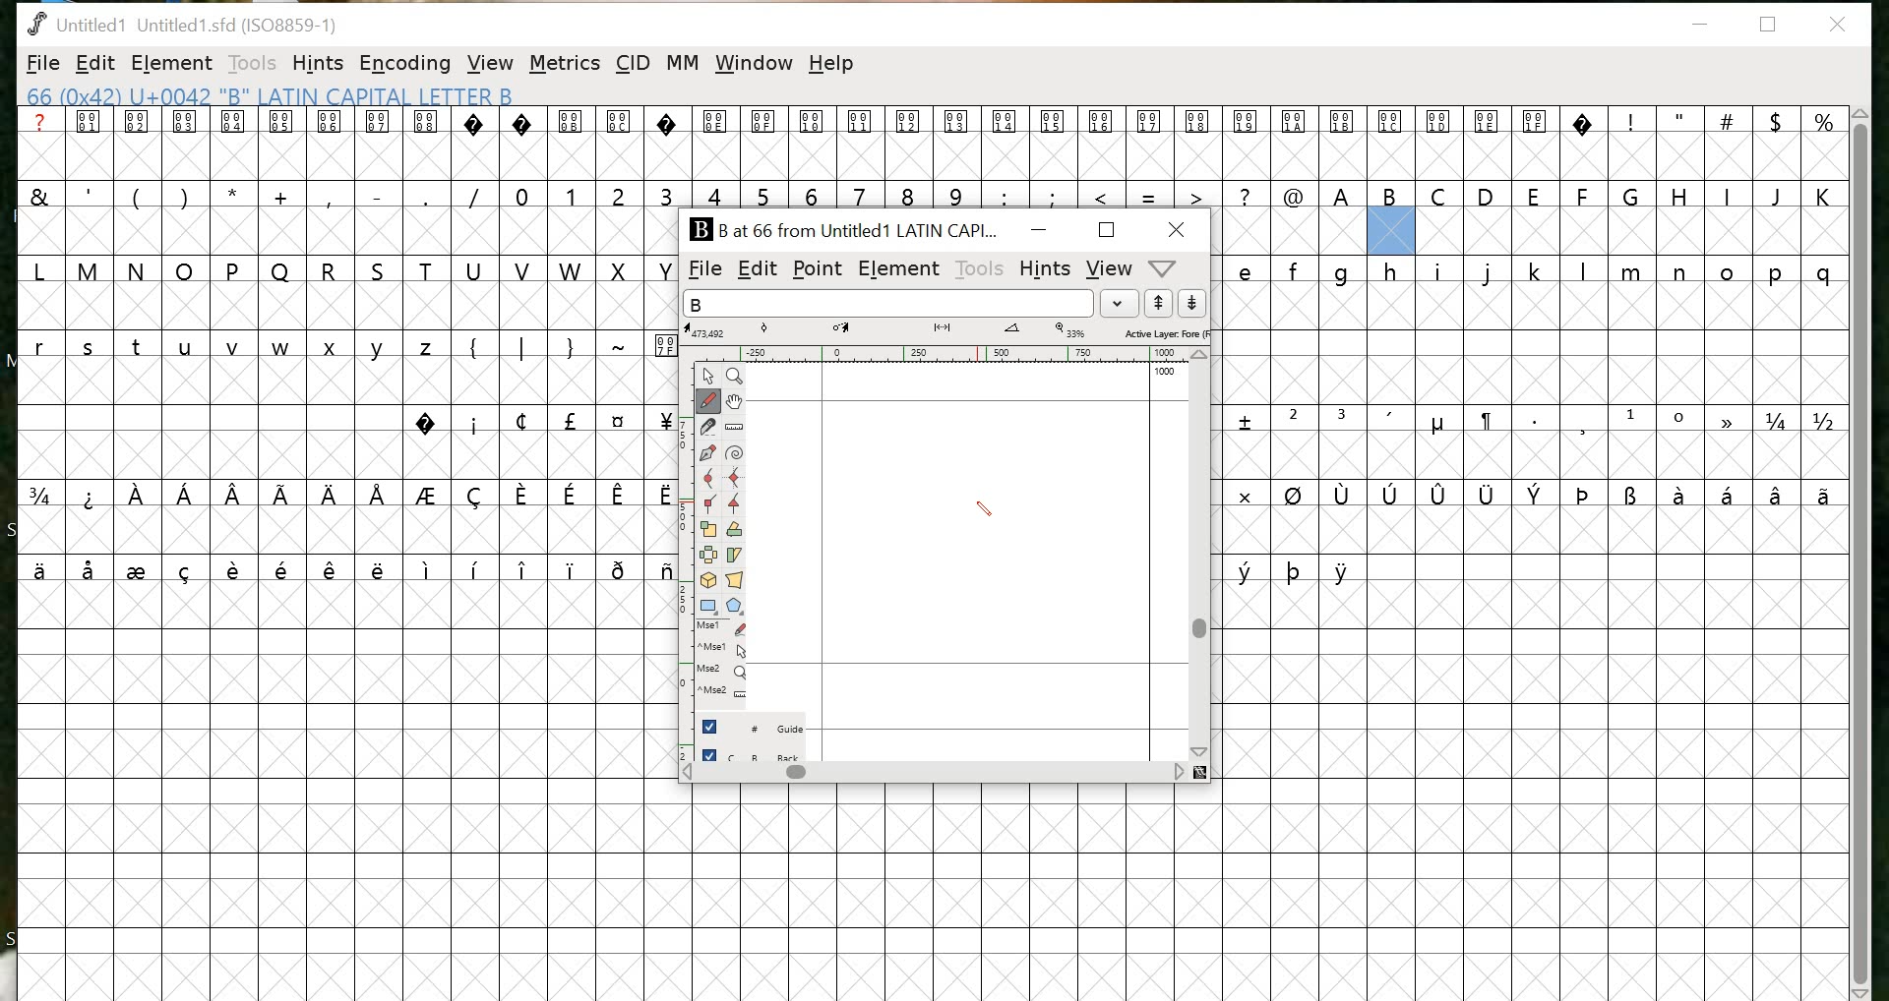 This screenshot has height=1001, width=1889. Describe the element at coordinates (982, 509) in the screenshot. I see `pen tool/ cursor location` at that location.